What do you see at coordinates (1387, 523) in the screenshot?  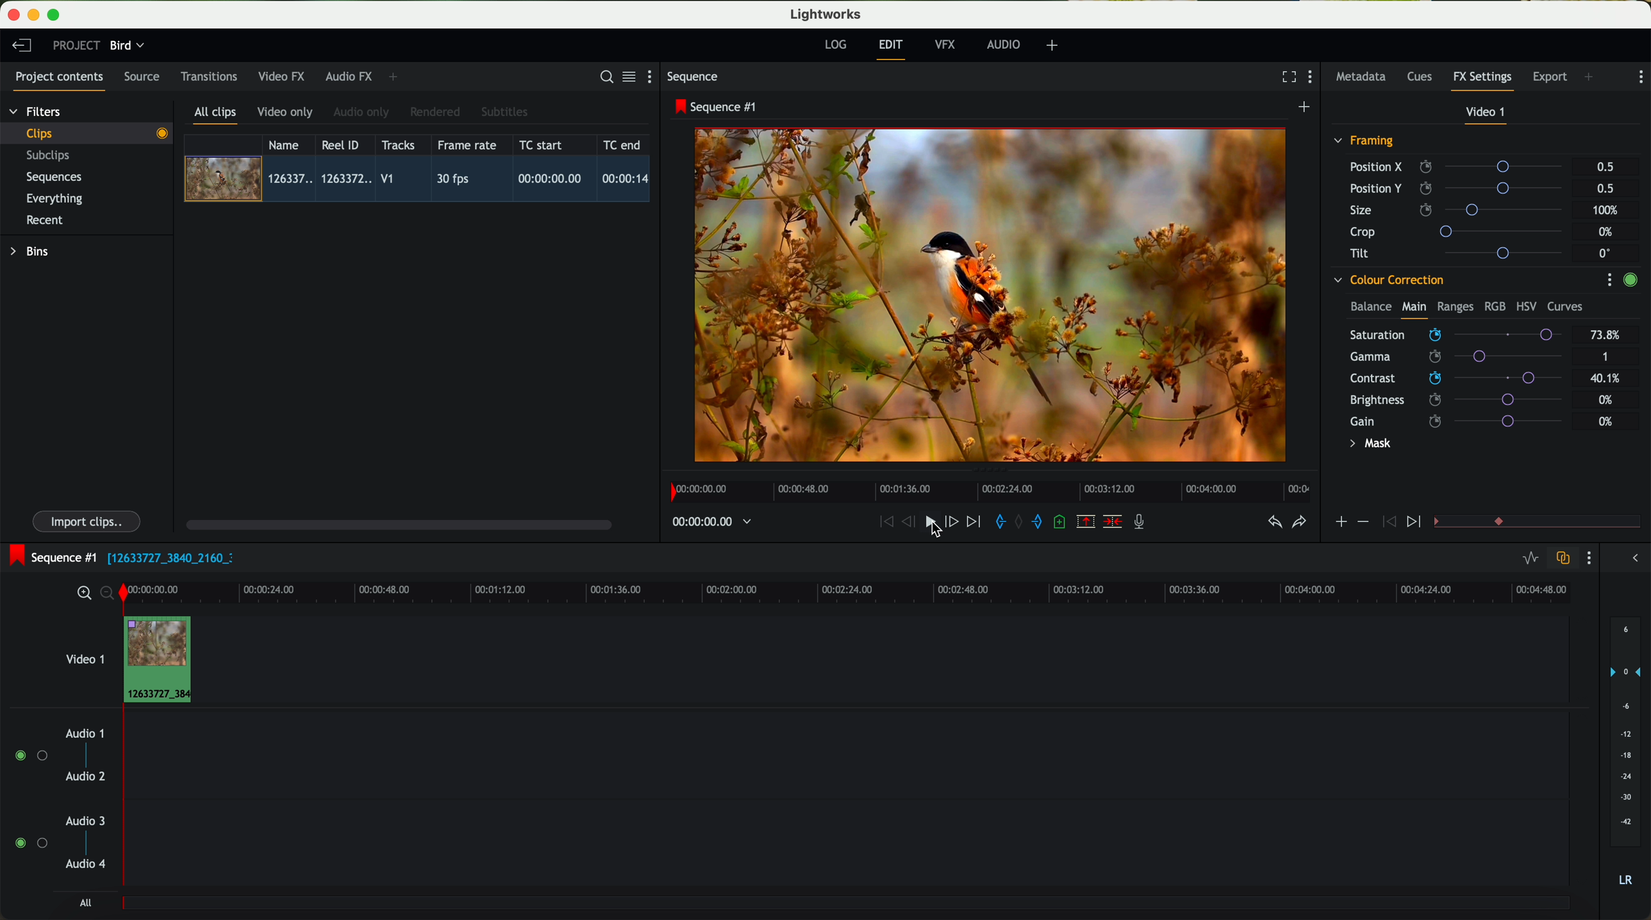 I see `icon` at bounding box center [1387, 523].